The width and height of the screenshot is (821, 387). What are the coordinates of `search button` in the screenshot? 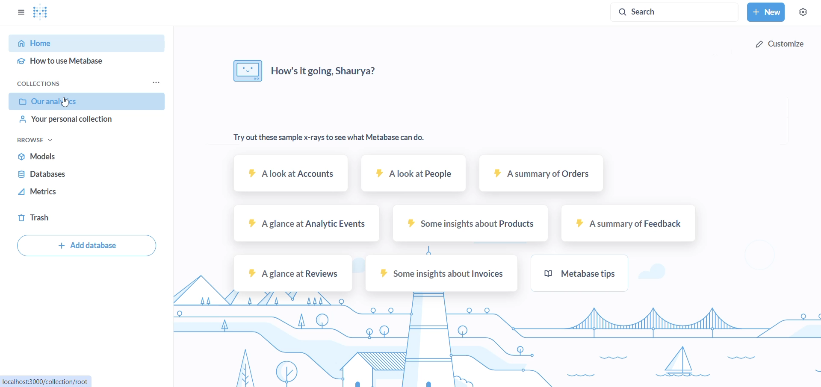 It's located at (675, 12).